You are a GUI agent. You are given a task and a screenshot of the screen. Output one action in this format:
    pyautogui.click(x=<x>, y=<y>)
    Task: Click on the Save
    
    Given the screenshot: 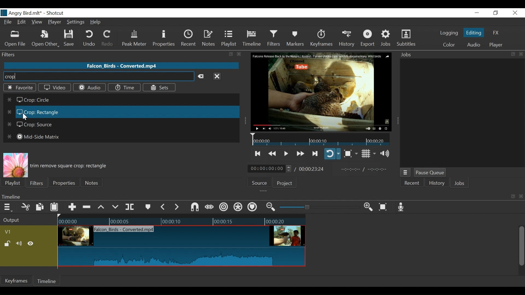 What is the action you would take?
    pyautogui.click(x=71, y=38)
    